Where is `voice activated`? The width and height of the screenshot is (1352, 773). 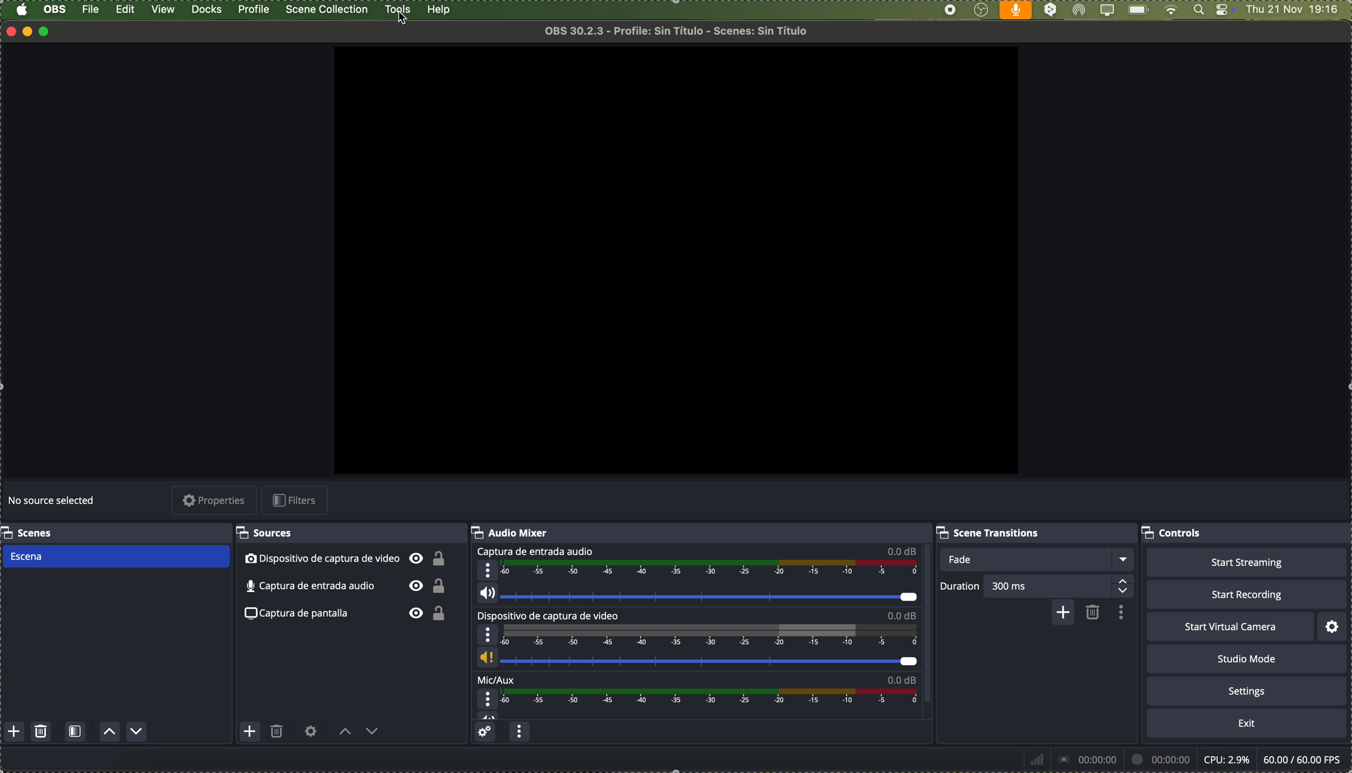
voice activated is located at coordinates (1016, 10).